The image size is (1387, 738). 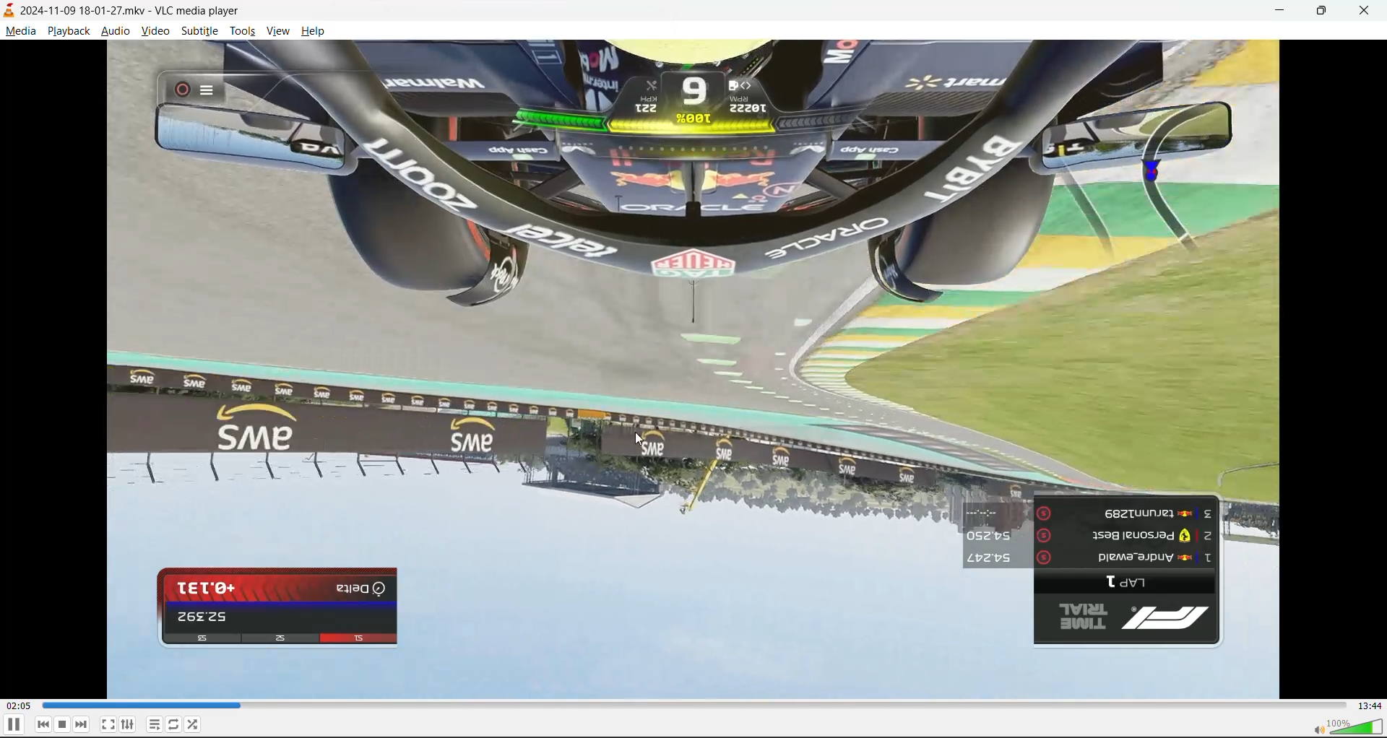 What do you see at coordinates (13, 726) in the screenshot?
I see `pause` at bounding box center [13, 726].